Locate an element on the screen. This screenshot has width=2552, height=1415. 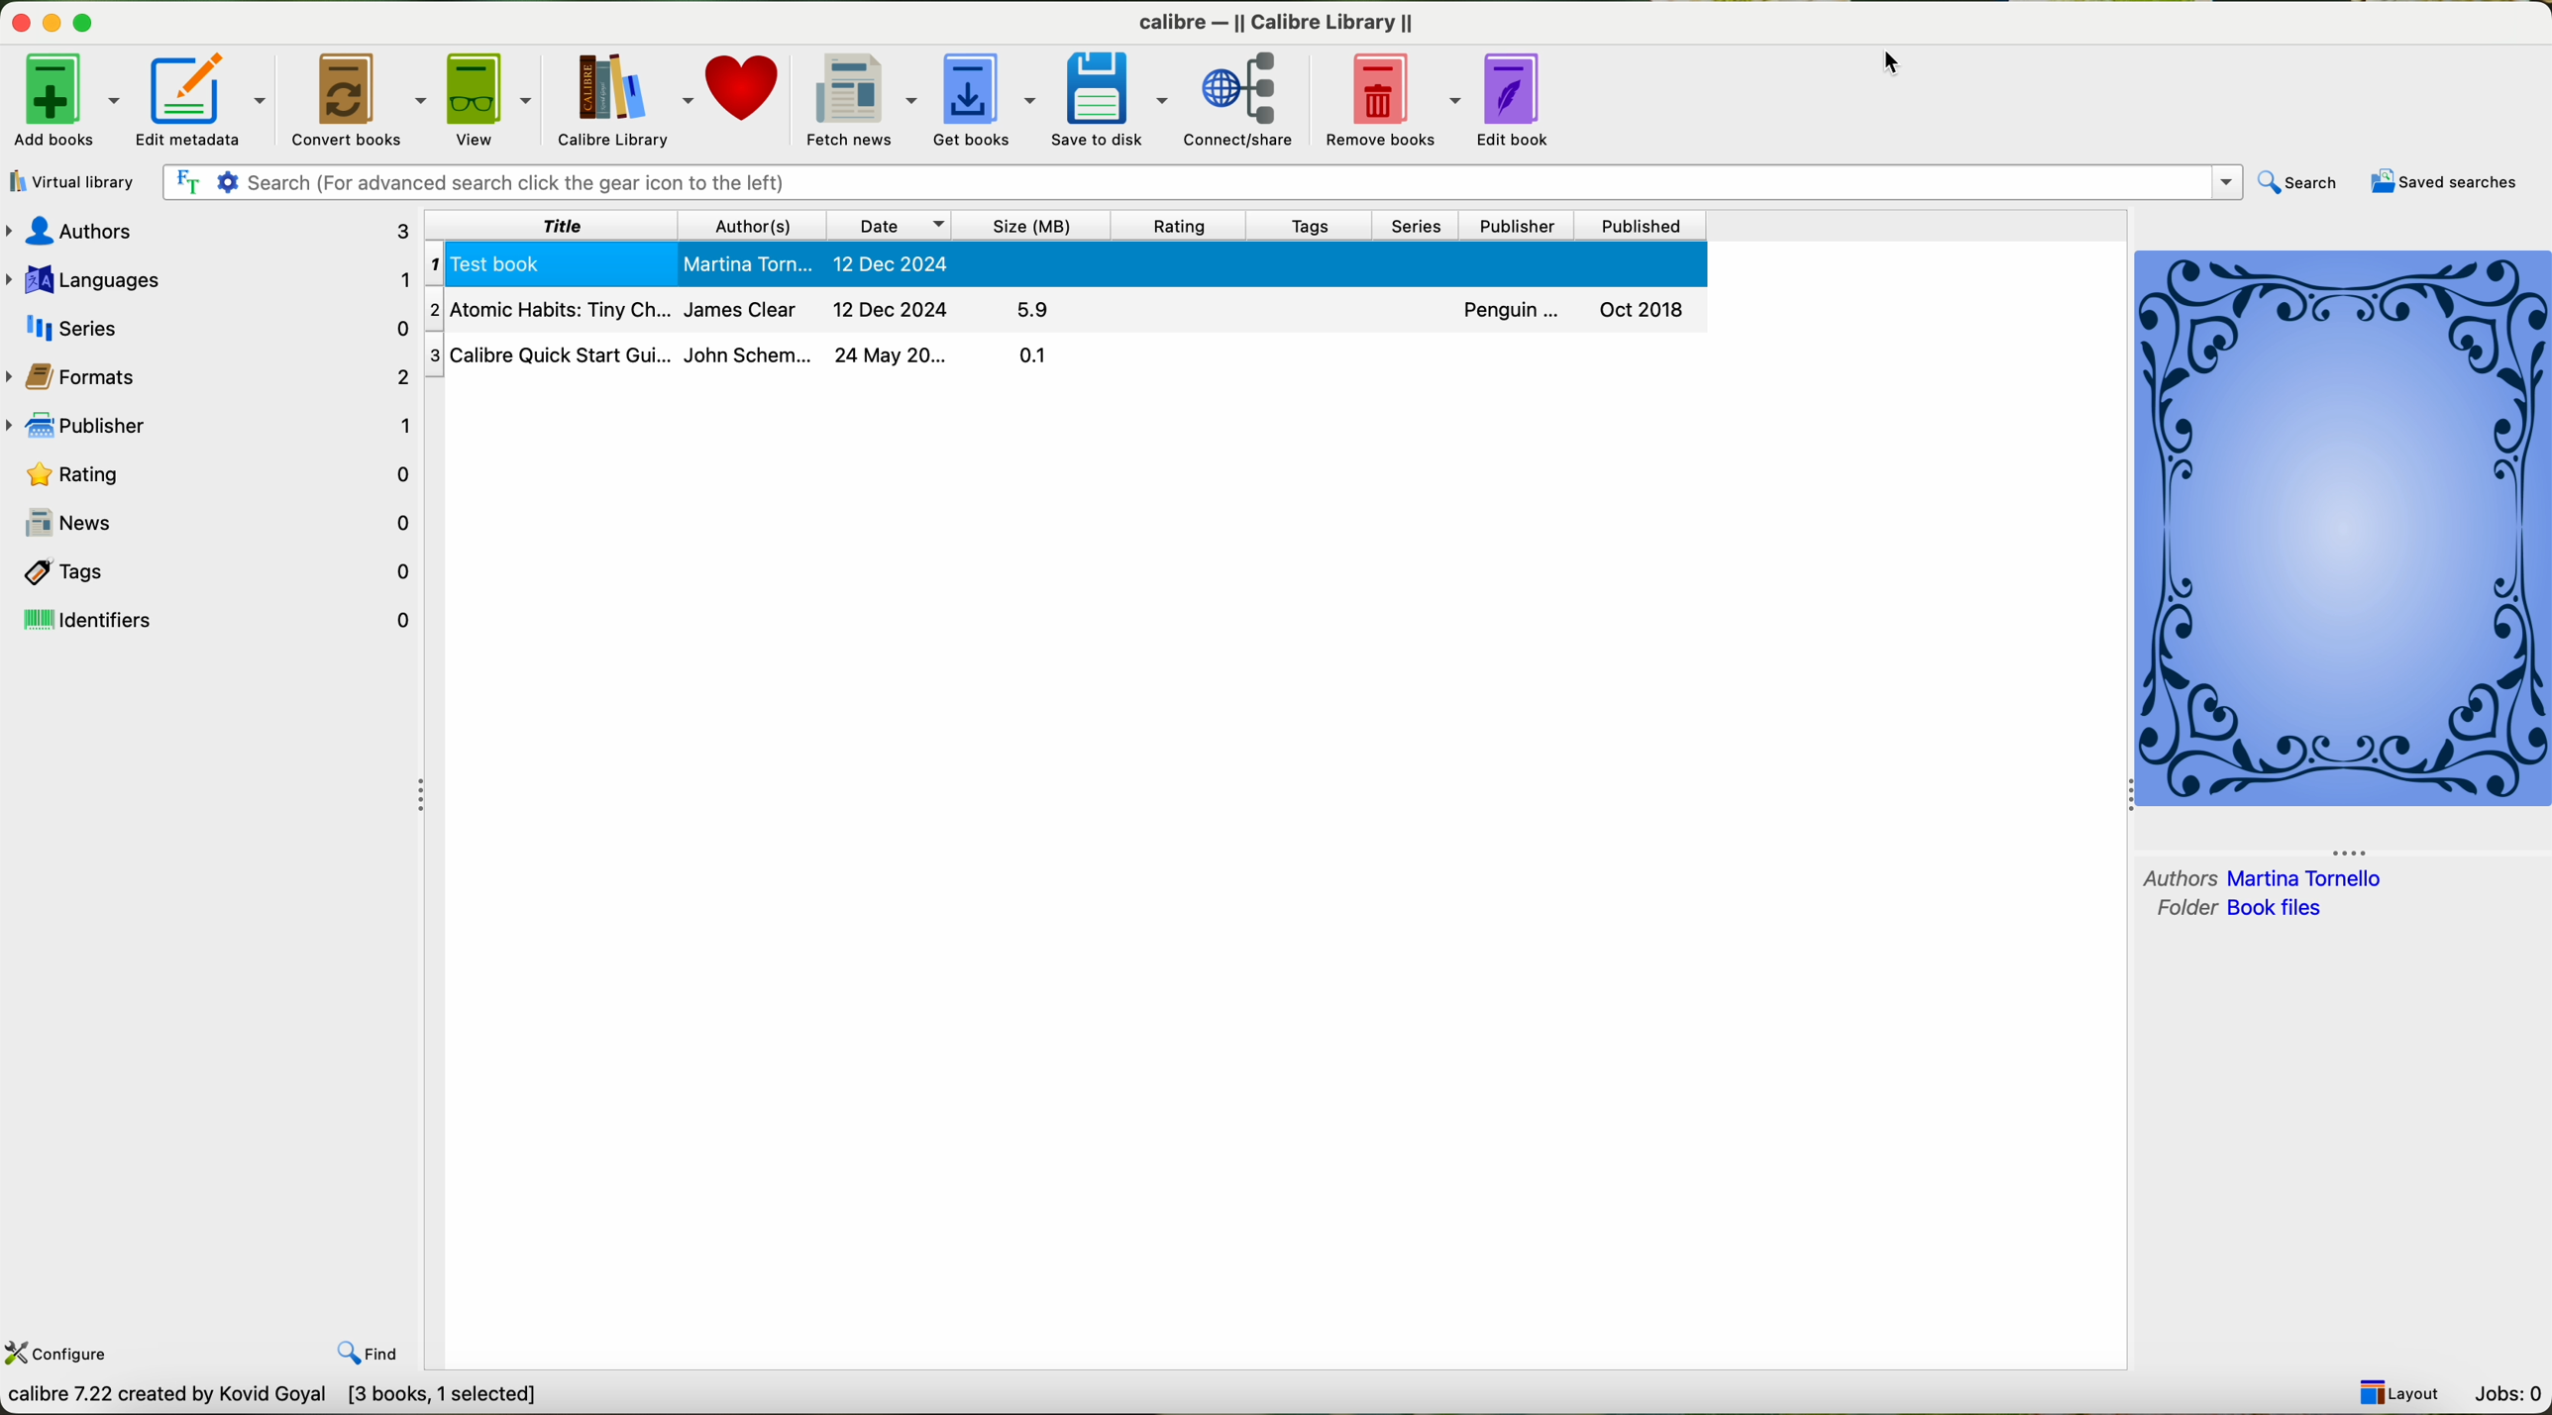
Calibre calibre library is located at coordinates (1284, 19).